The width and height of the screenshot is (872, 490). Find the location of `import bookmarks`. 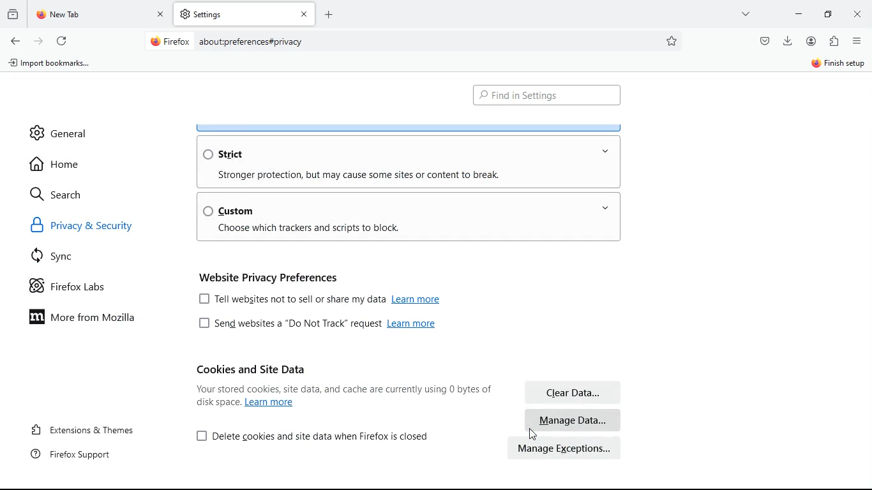

import bookmarks is located at coordinates (54, 66).